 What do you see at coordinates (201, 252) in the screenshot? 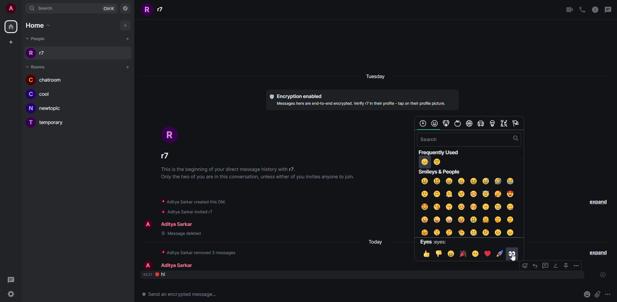
I see `info` at bounding box center [201, 252].